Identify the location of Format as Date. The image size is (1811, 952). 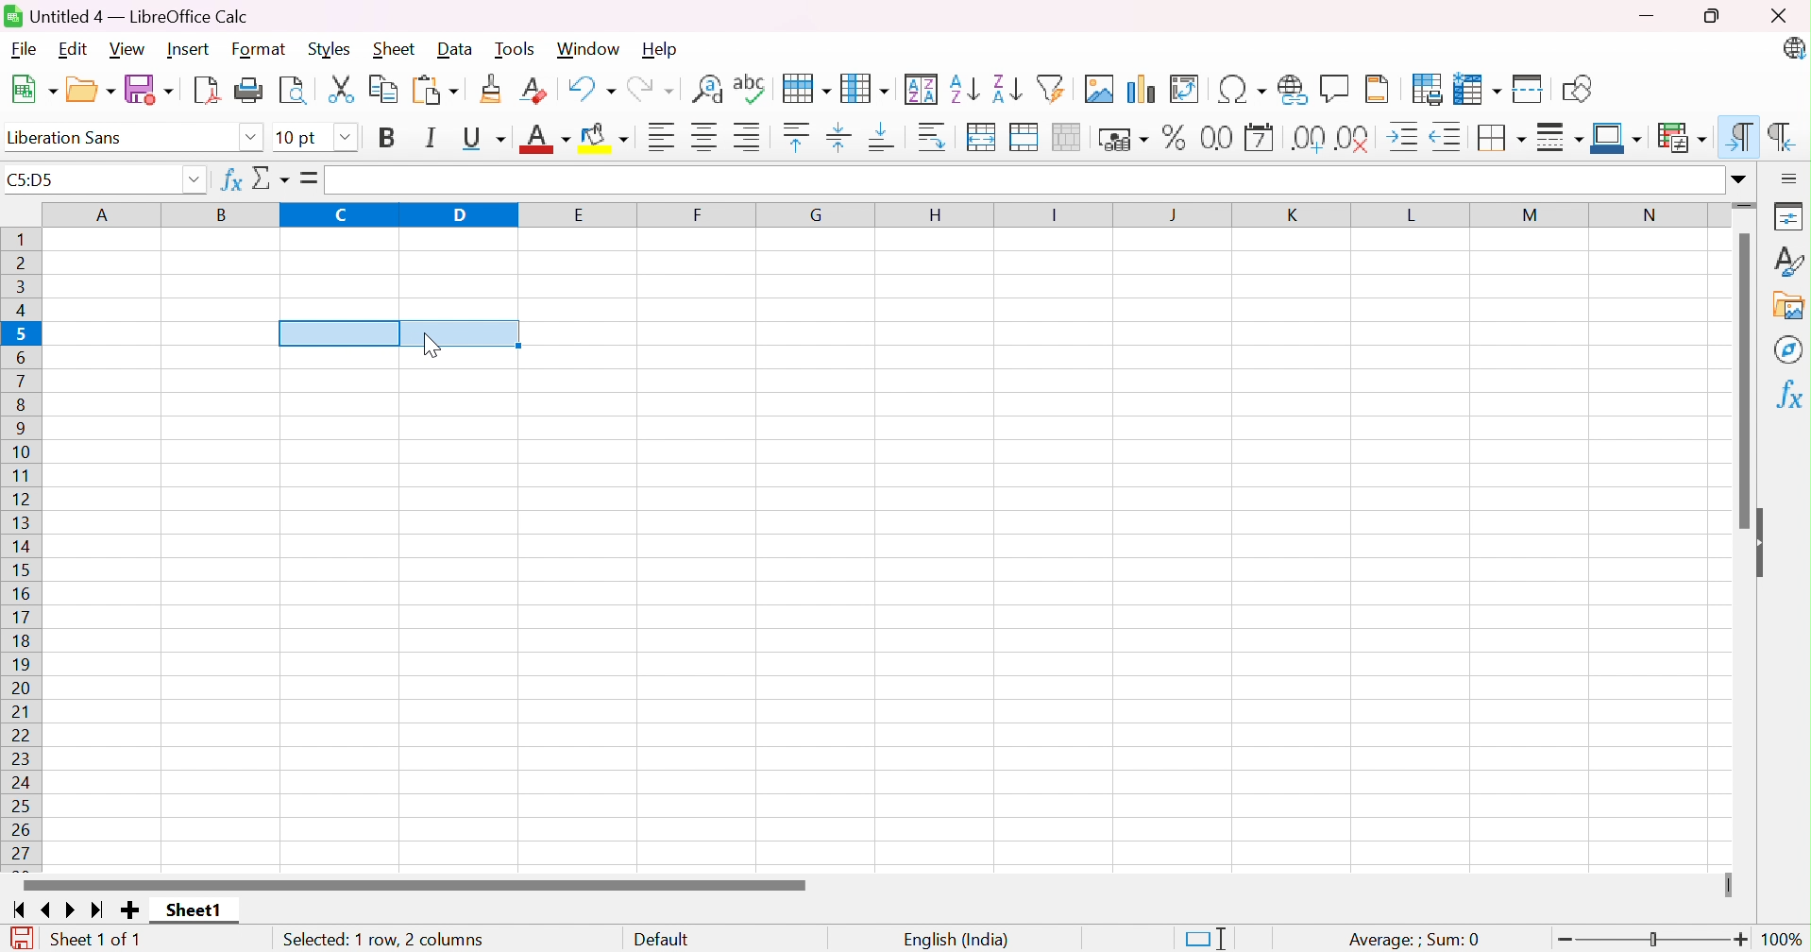
(1260, 137).